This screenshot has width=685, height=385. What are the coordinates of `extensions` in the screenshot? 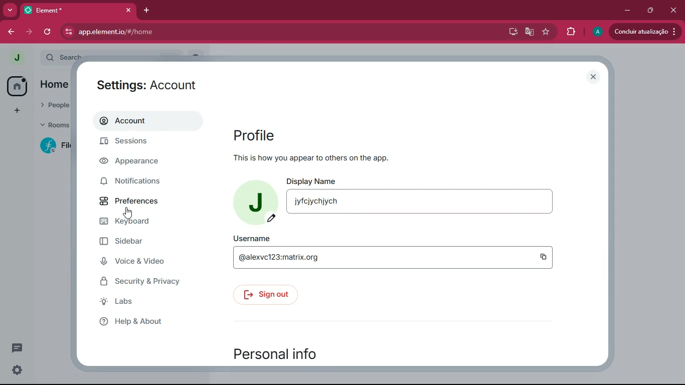 It's located at (571, 32).